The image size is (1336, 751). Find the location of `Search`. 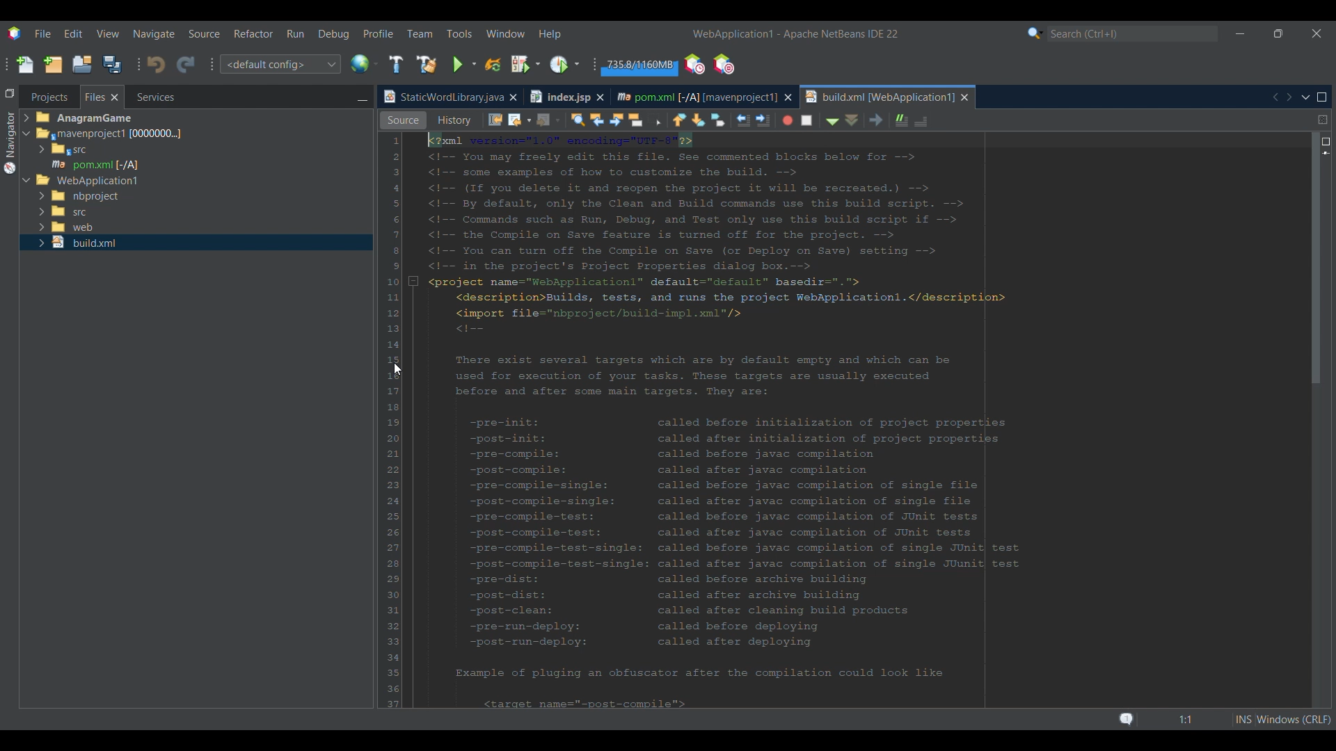

Search is located at coordinates (1133, 34).